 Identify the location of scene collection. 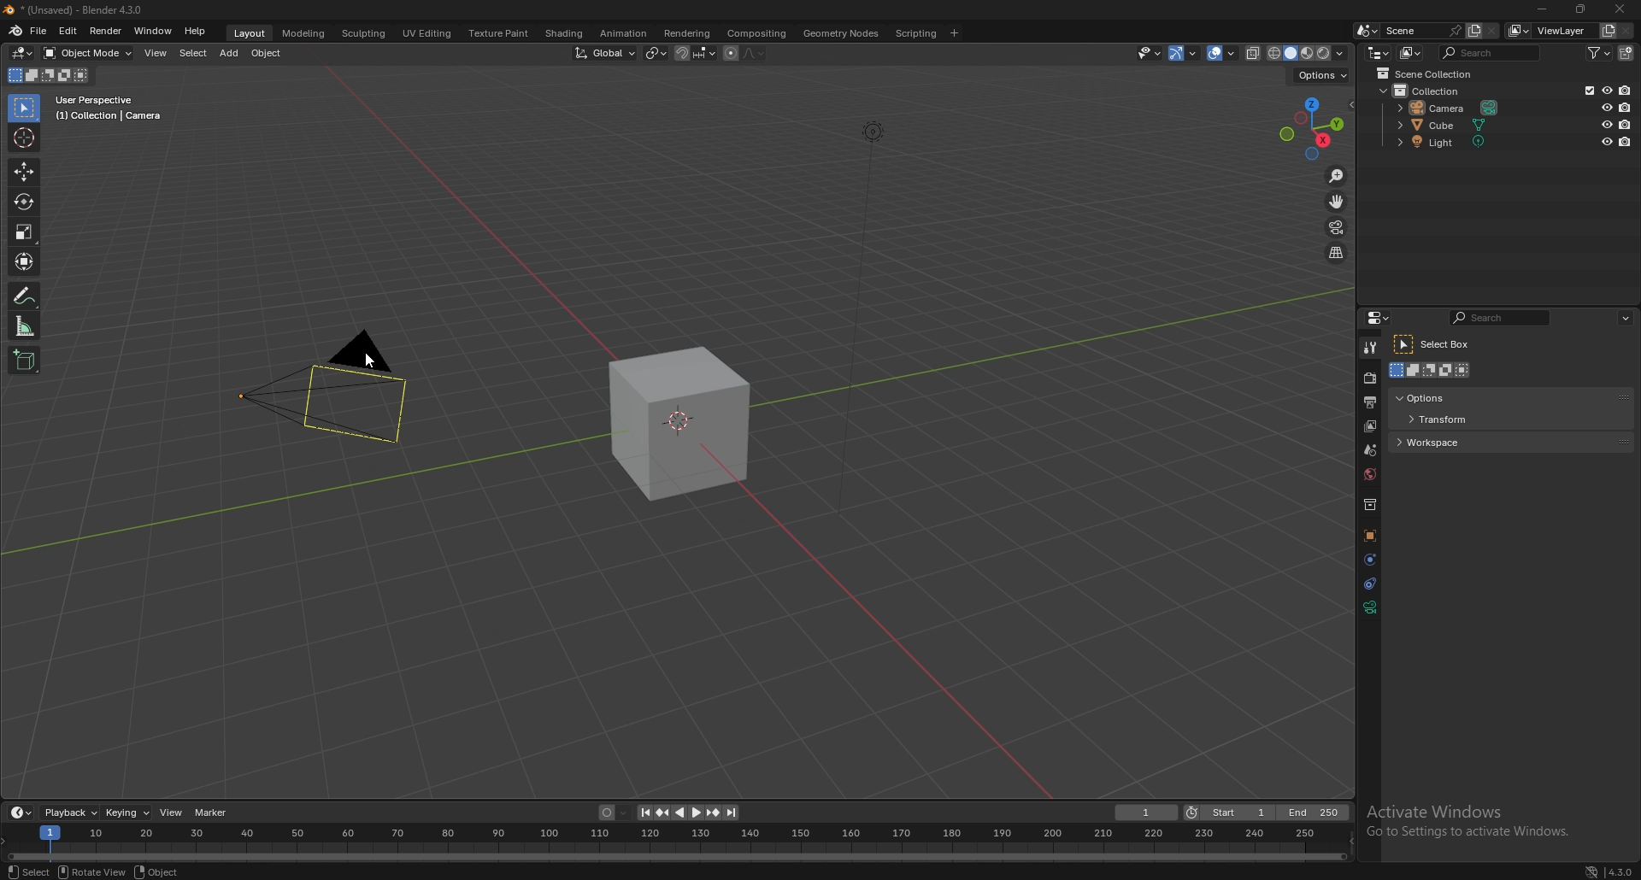
(1427, 73).